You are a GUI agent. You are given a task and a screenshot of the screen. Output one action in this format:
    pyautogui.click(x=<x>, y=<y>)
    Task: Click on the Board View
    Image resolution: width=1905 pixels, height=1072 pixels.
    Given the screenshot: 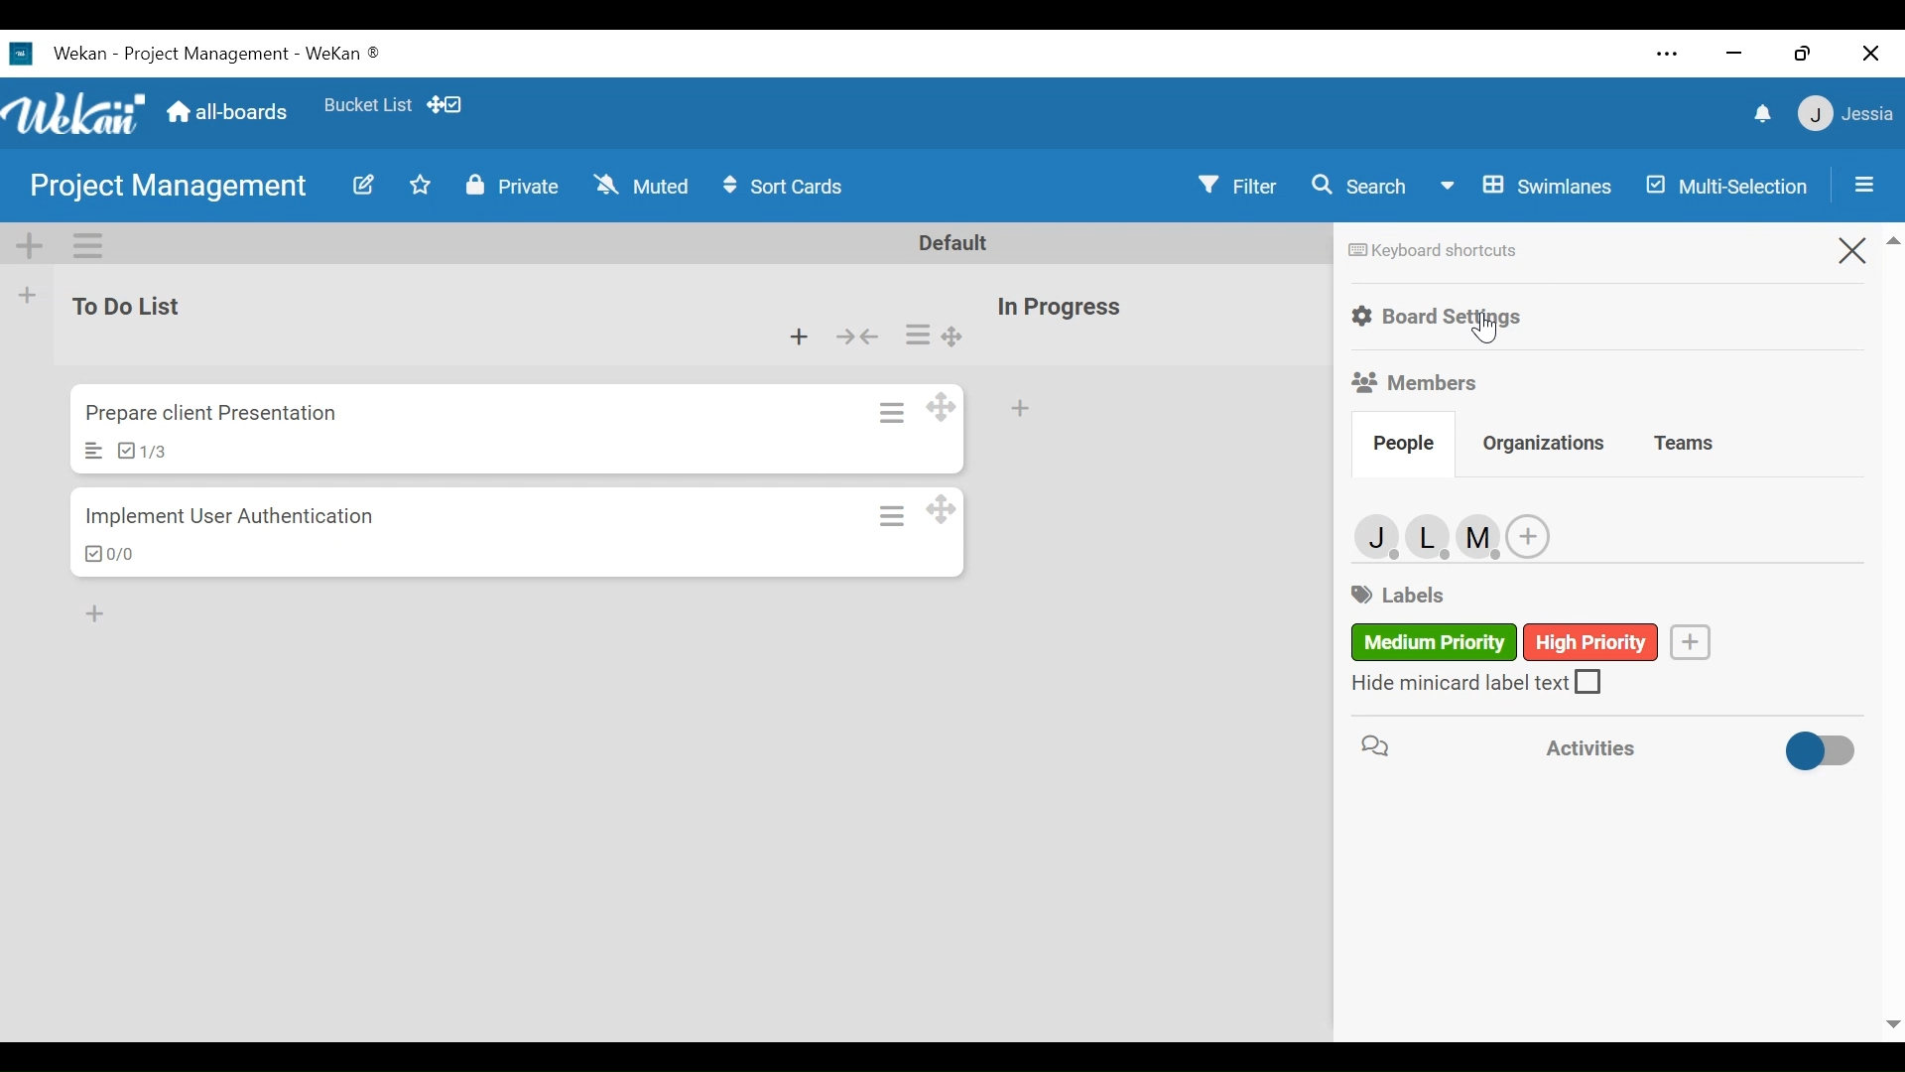 What is the action you would take?
    pyautogui.click(x=1527, y=189)
    